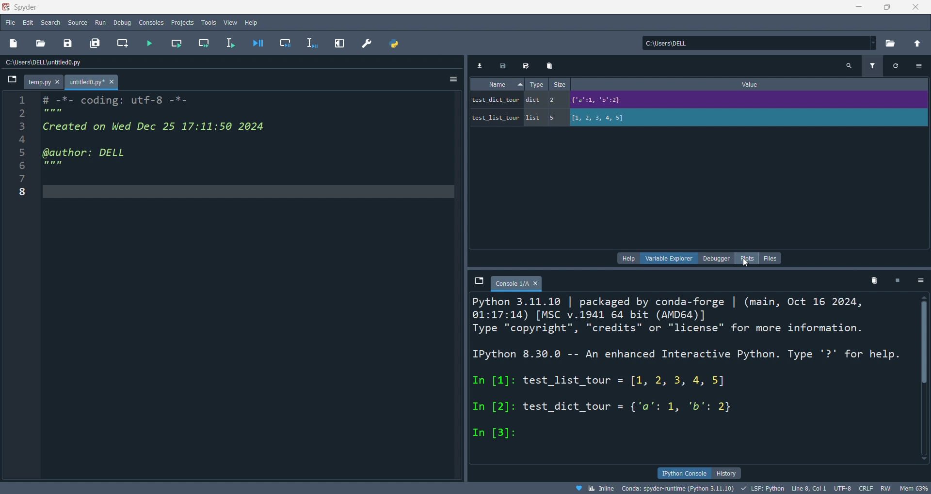 The image size is (931, 494). What do you see at coordinates (497, 117) in the screenshot?
I see `variable` at bounding box center [497, 117].